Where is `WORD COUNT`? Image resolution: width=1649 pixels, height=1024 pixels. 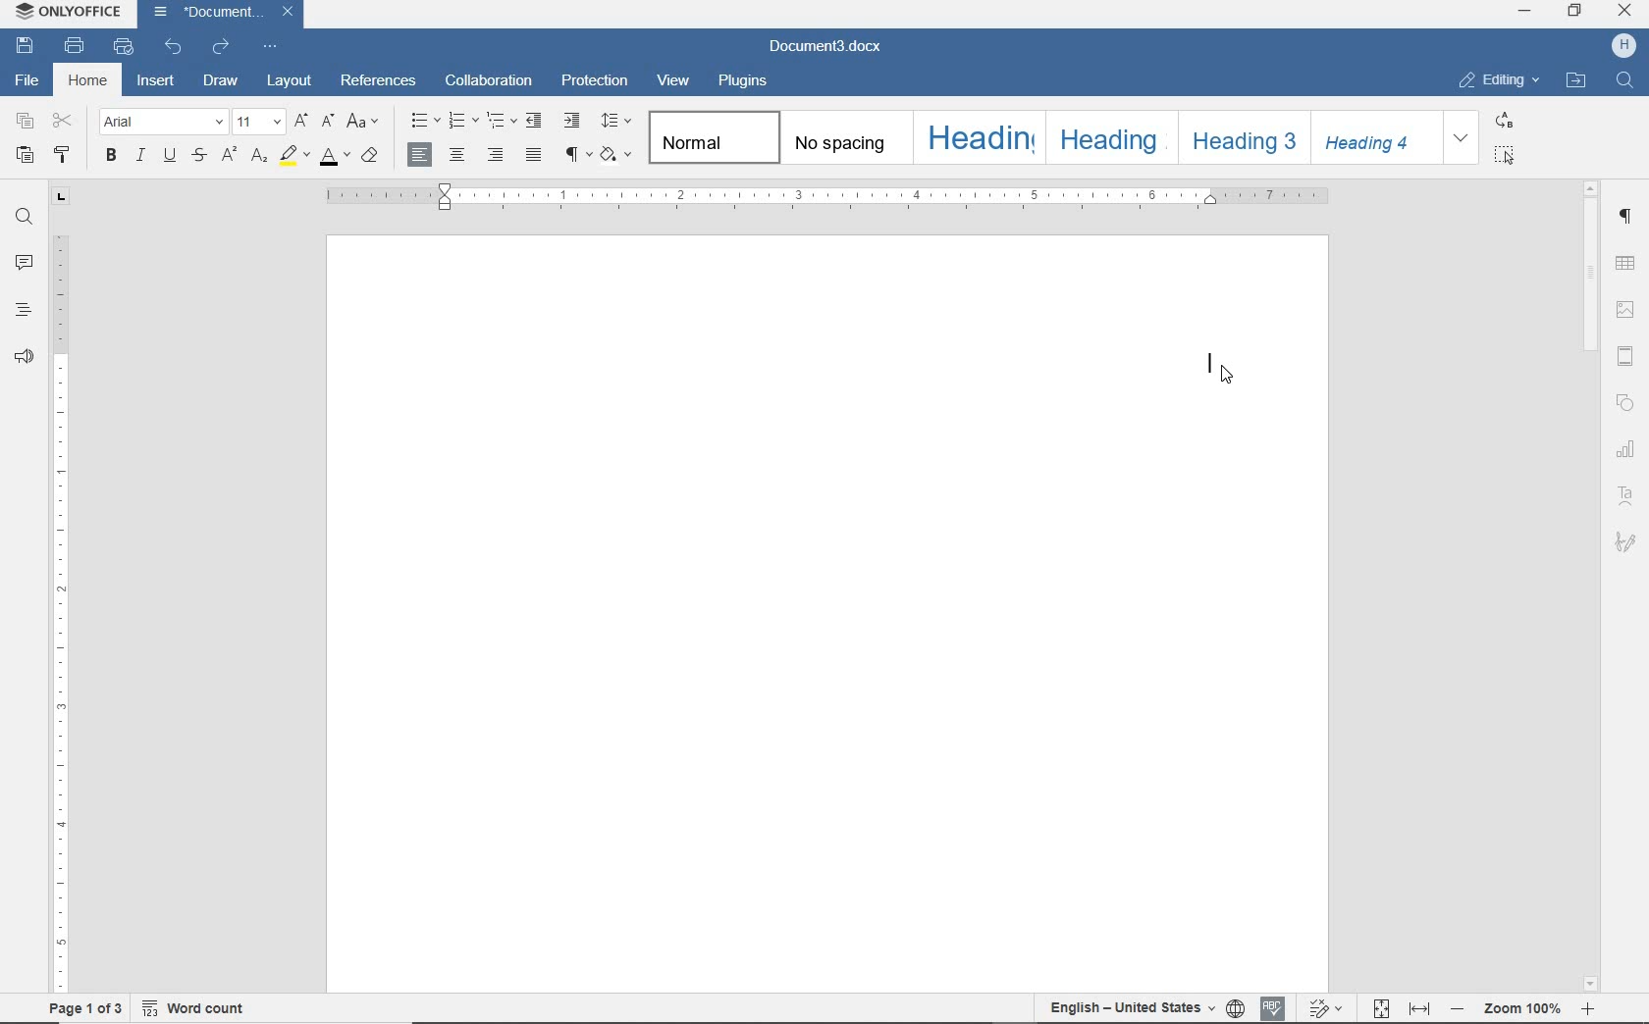
WORD COUNT is located at coordinates (194, 1008).